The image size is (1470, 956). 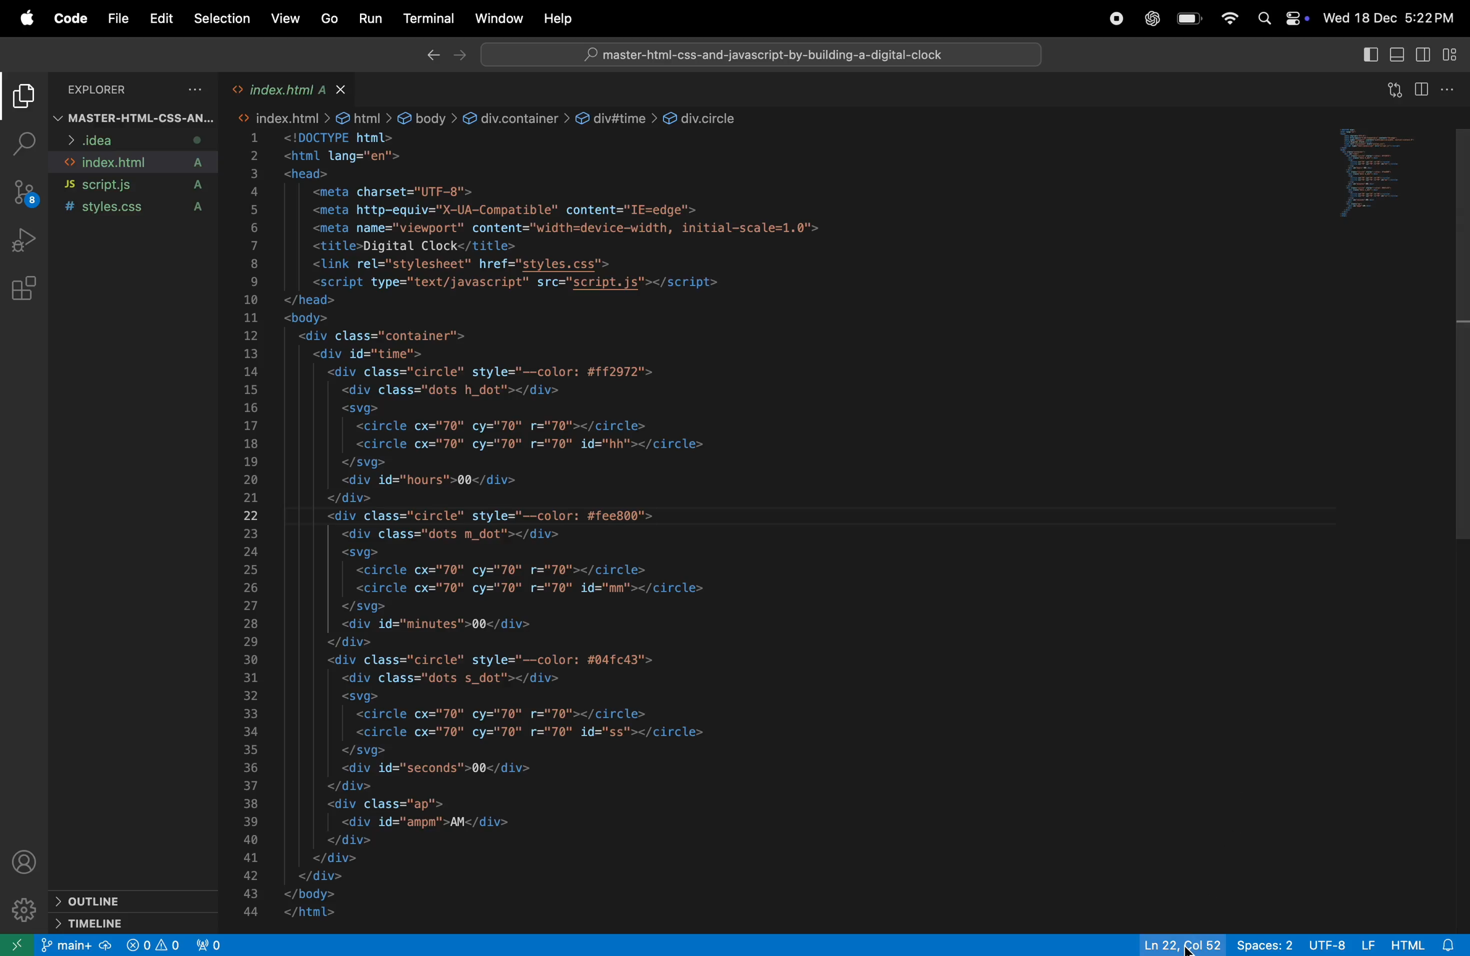 What do you see at coordinates (461, 57) in the screenshot?
I see `forward` at bounding box center [461, 57].